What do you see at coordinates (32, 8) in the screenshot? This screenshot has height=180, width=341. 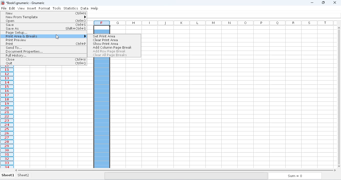 I see `insert` at bounding box center [32, 8].